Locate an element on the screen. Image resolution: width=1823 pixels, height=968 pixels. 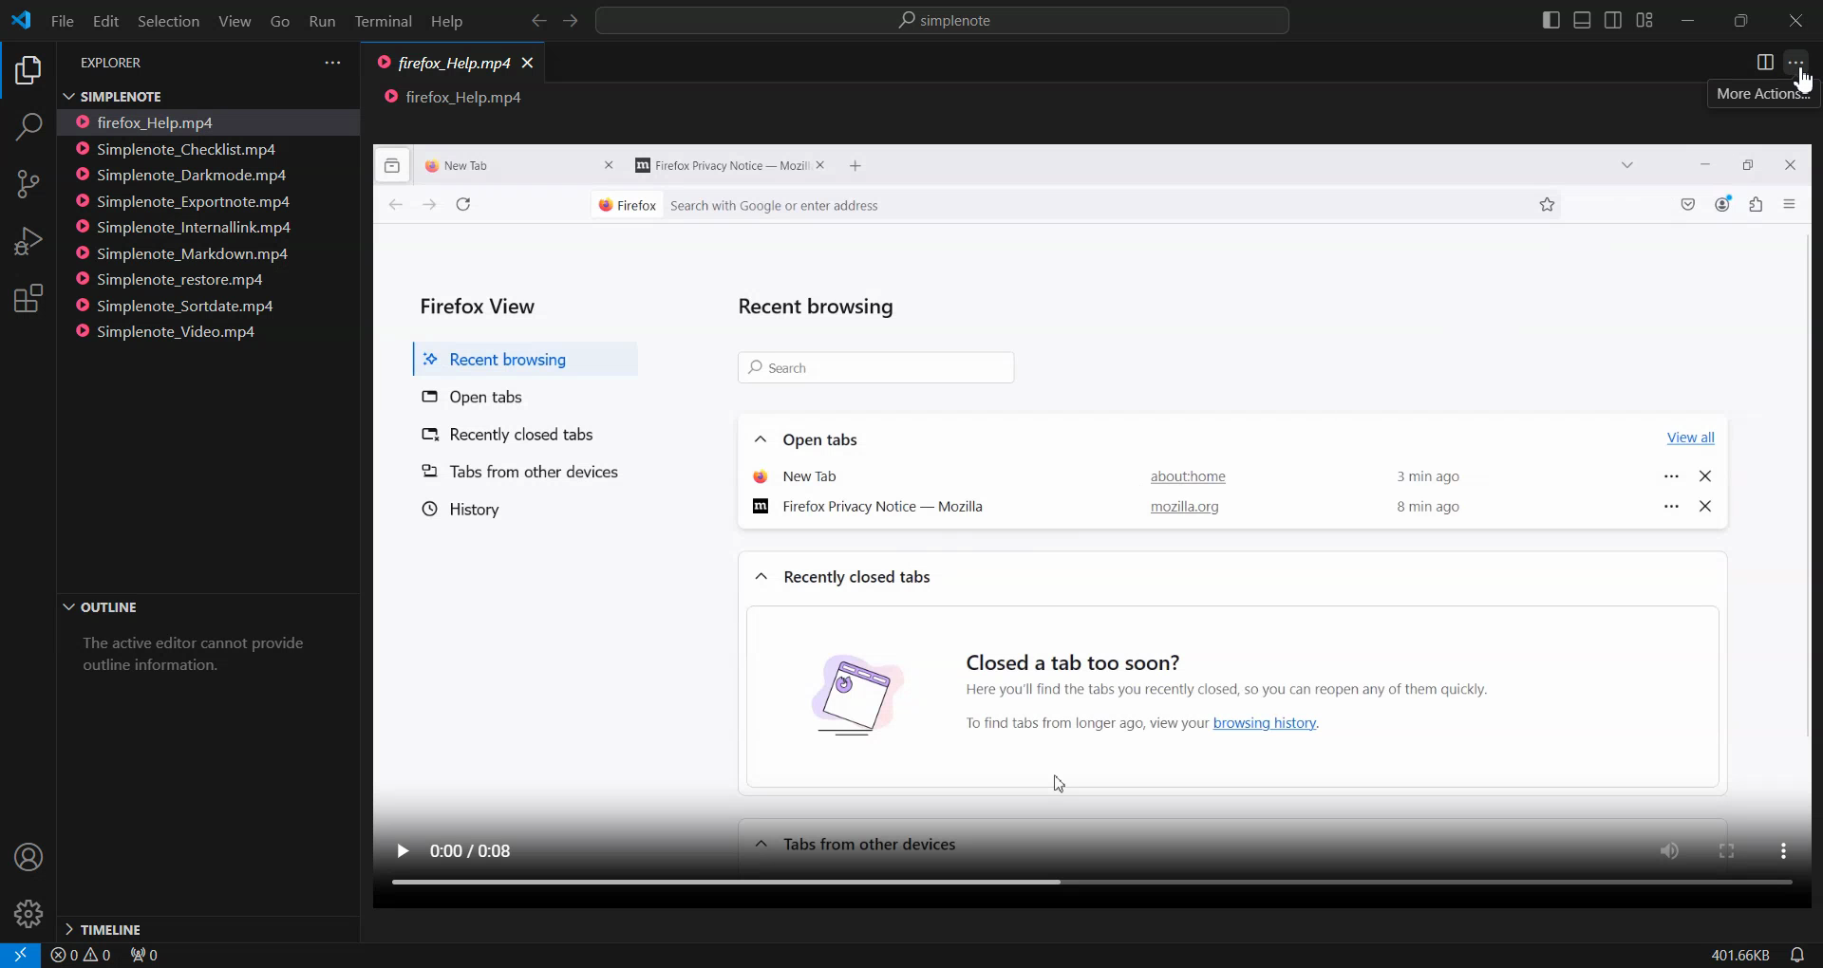
View and more actions is located at coordinates (332, 63).